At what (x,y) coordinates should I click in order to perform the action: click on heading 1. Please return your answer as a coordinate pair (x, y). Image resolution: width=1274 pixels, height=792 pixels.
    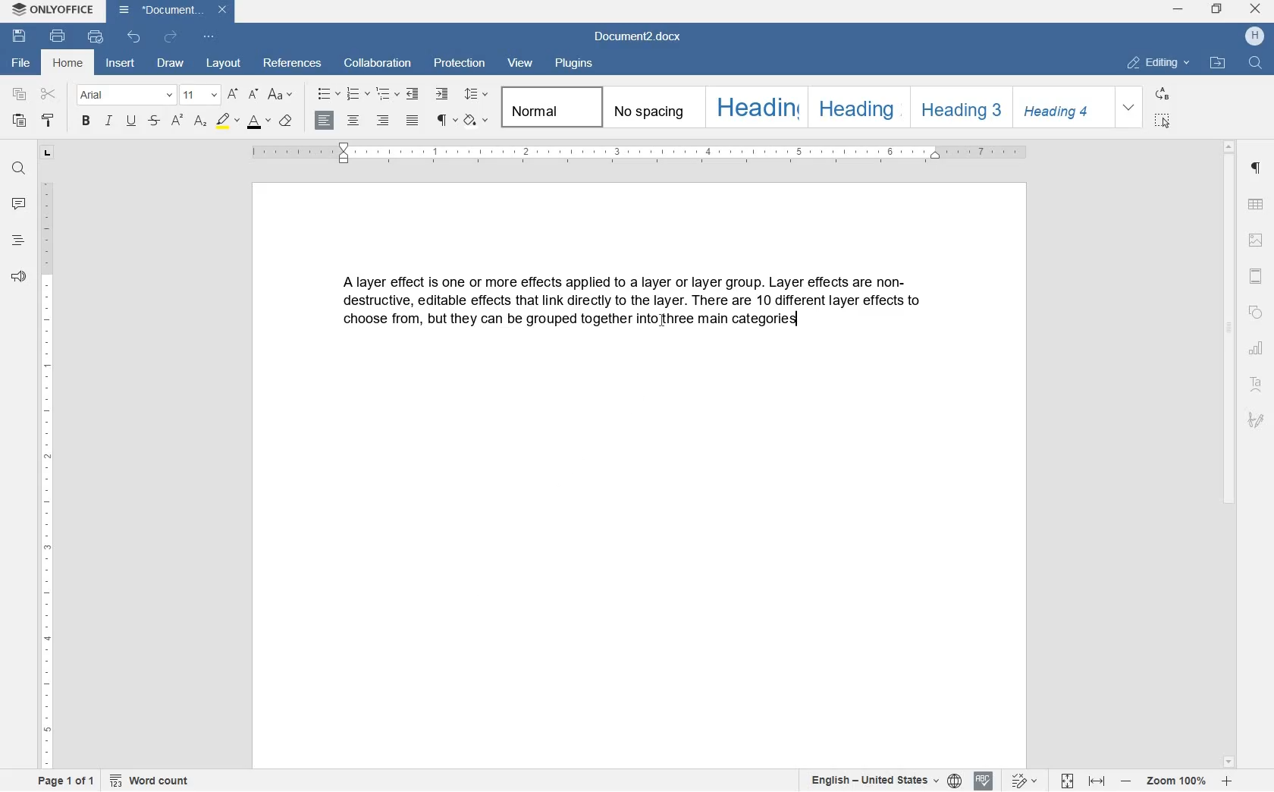
    Looking at the image, I should click on (754, 108).